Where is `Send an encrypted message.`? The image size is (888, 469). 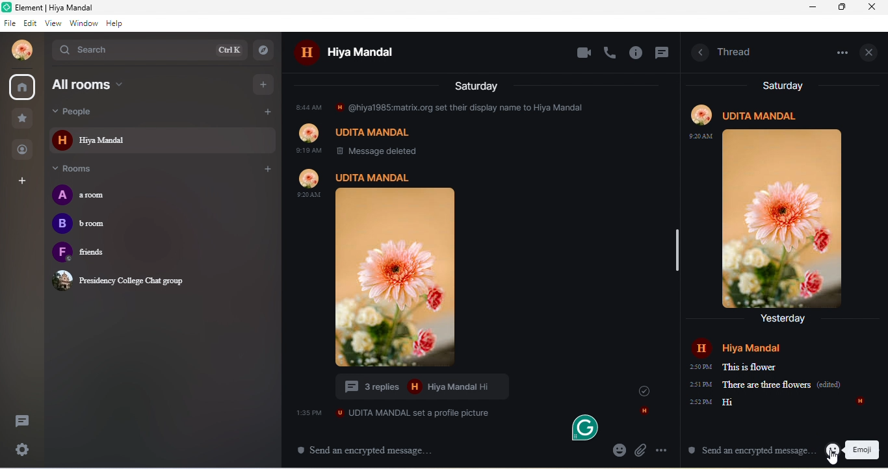
Send an encrypted message. is located at coordinates (365, 448).